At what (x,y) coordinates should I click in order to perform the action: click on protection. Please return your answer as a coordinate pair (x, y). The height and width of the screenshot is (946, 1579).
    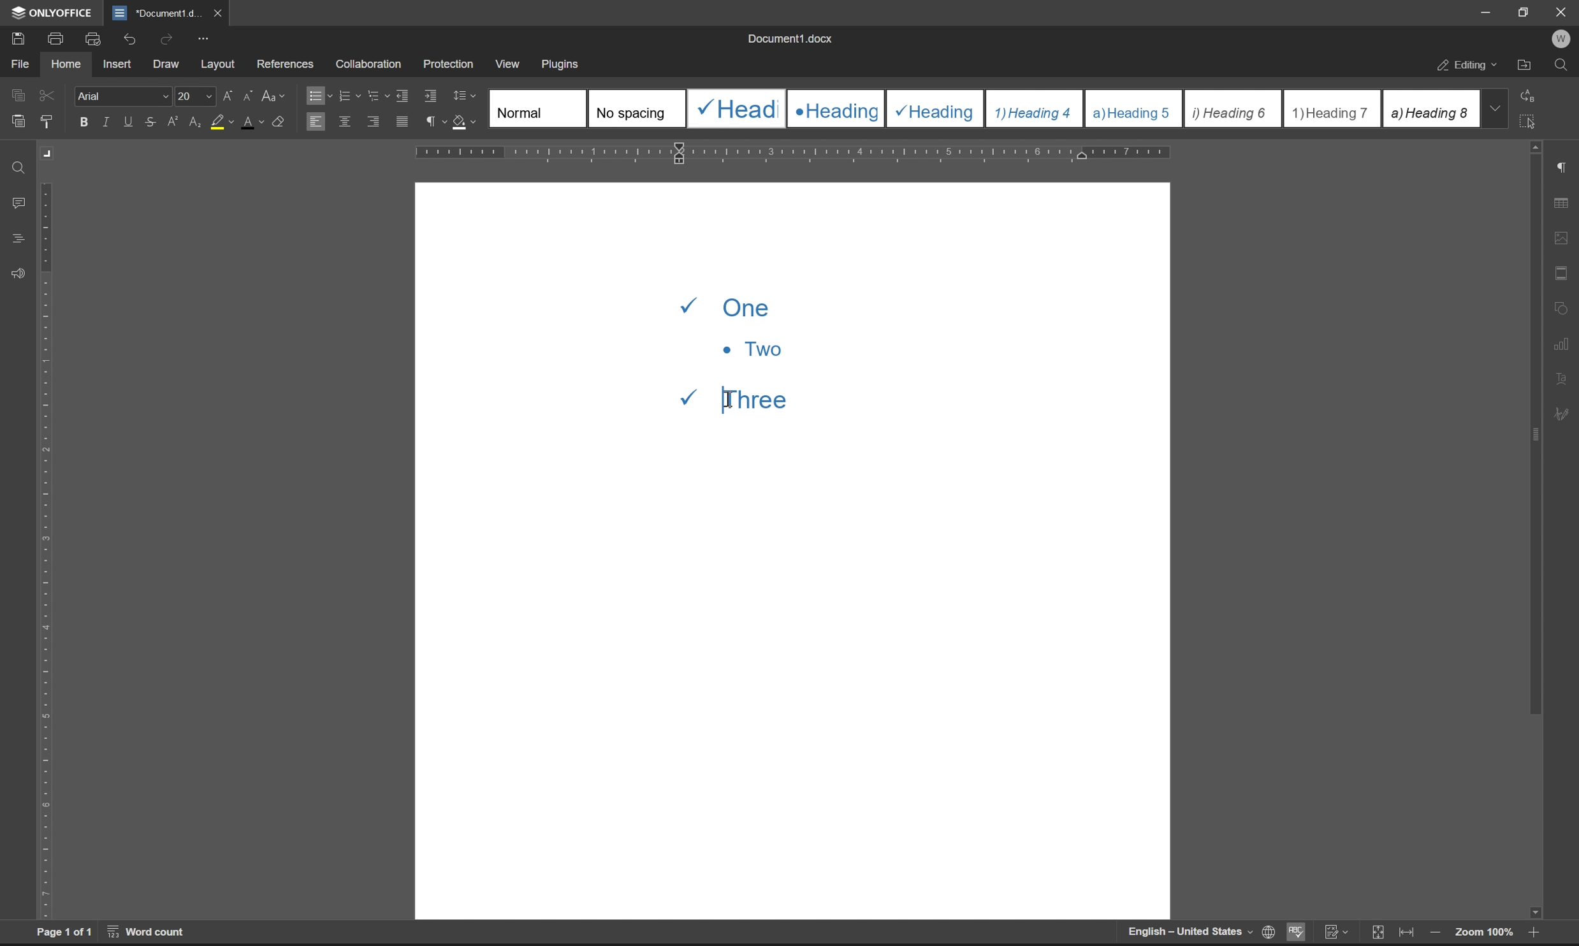
    Looking at the image, I should click on (450, 63).